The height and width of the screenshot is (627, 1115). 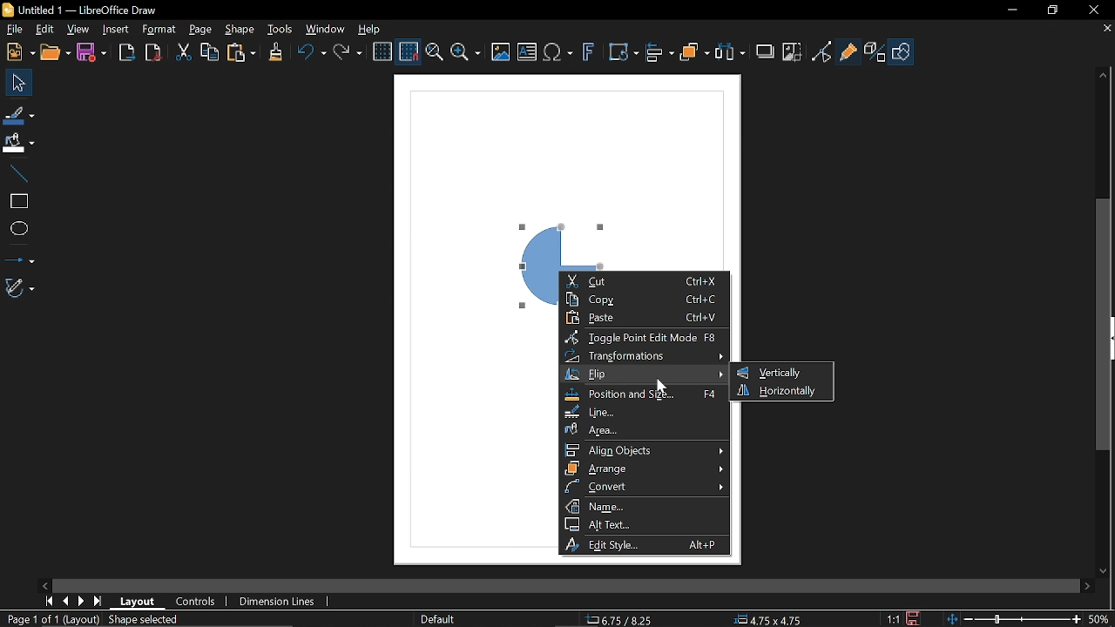 I want to click on Copy  Ctrl+C, so click(x=640, y=300).